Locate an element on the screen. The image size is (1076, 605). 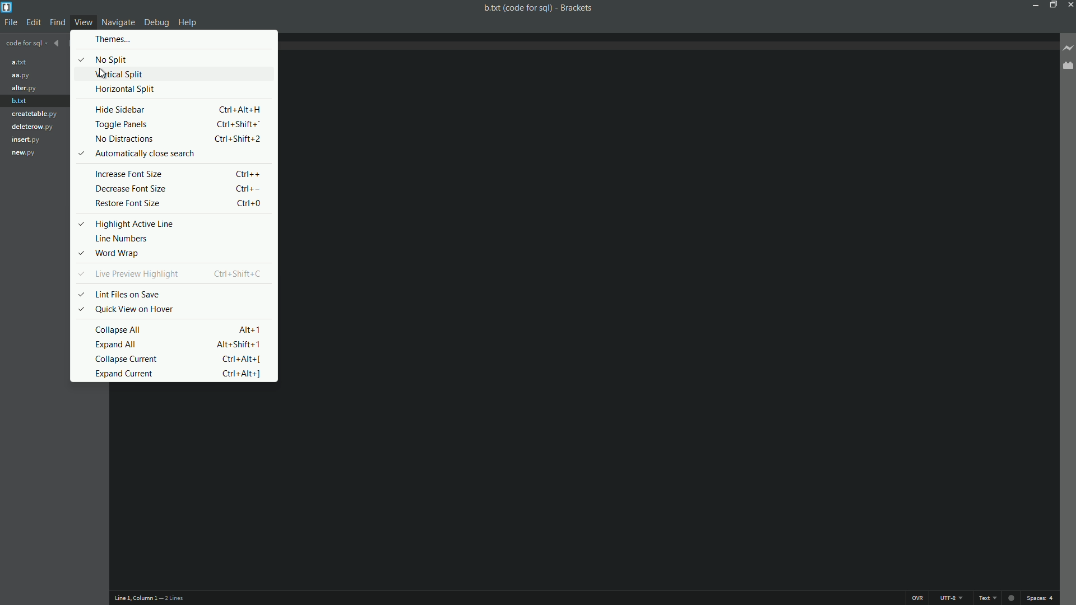
Navigate backward is located at coordinates (57, 43).